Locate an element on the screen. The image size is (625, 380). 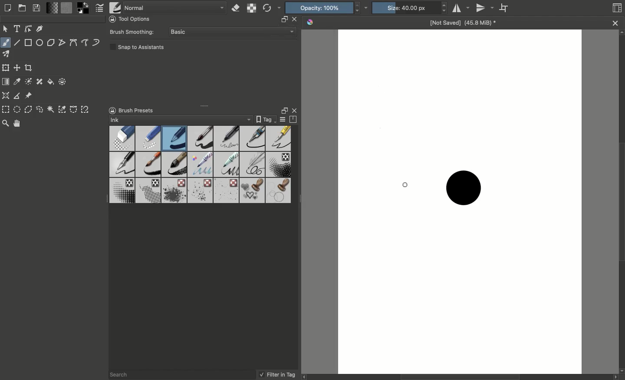
Line is located at coordinates (17, 43).